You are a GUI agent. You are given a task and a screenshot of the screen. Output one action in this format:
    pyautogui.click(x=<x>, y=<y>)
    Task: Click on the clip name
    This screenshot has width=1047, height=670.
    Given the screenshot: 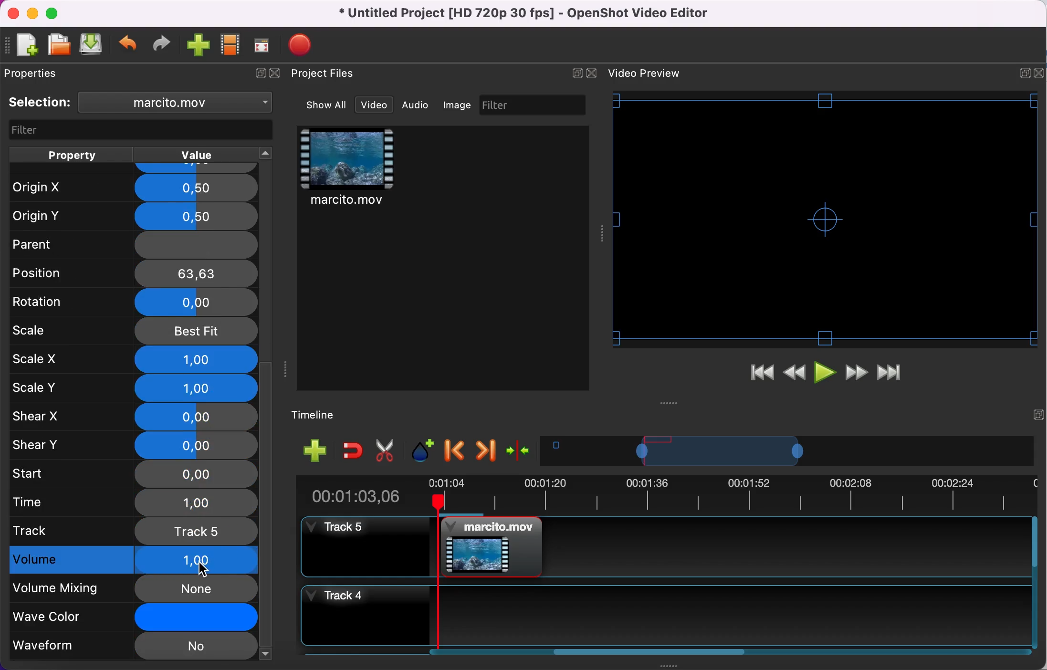 What is the action you would take?
    pyautogui.click(x=180, y=102)
    